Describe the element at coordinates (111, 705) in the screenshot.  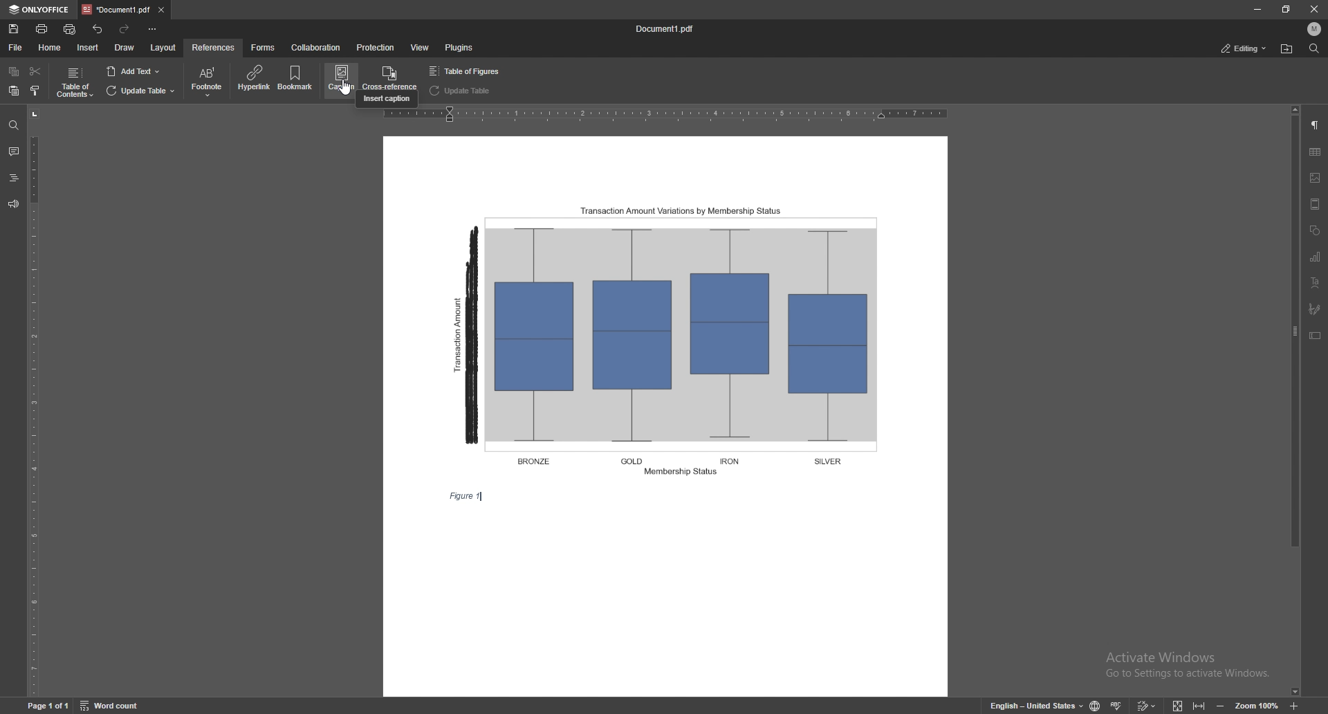
I see `word count` at that location.